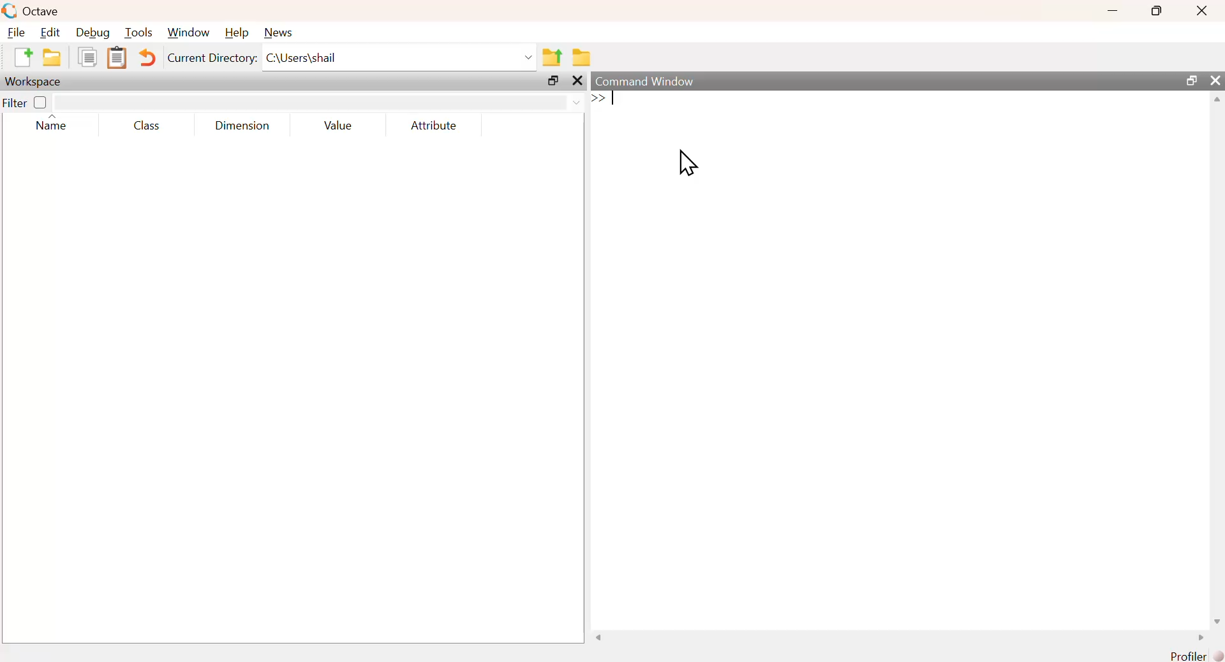  I want to click on text cursor, so click(613, 100).